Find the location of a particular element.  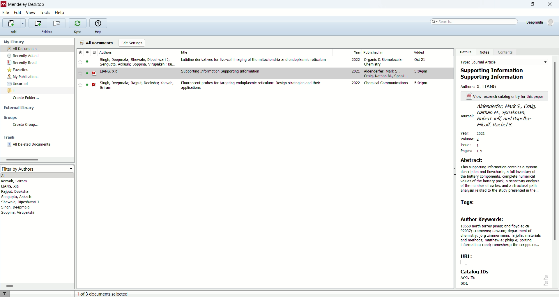

authors is located at coordinates (106, 52).